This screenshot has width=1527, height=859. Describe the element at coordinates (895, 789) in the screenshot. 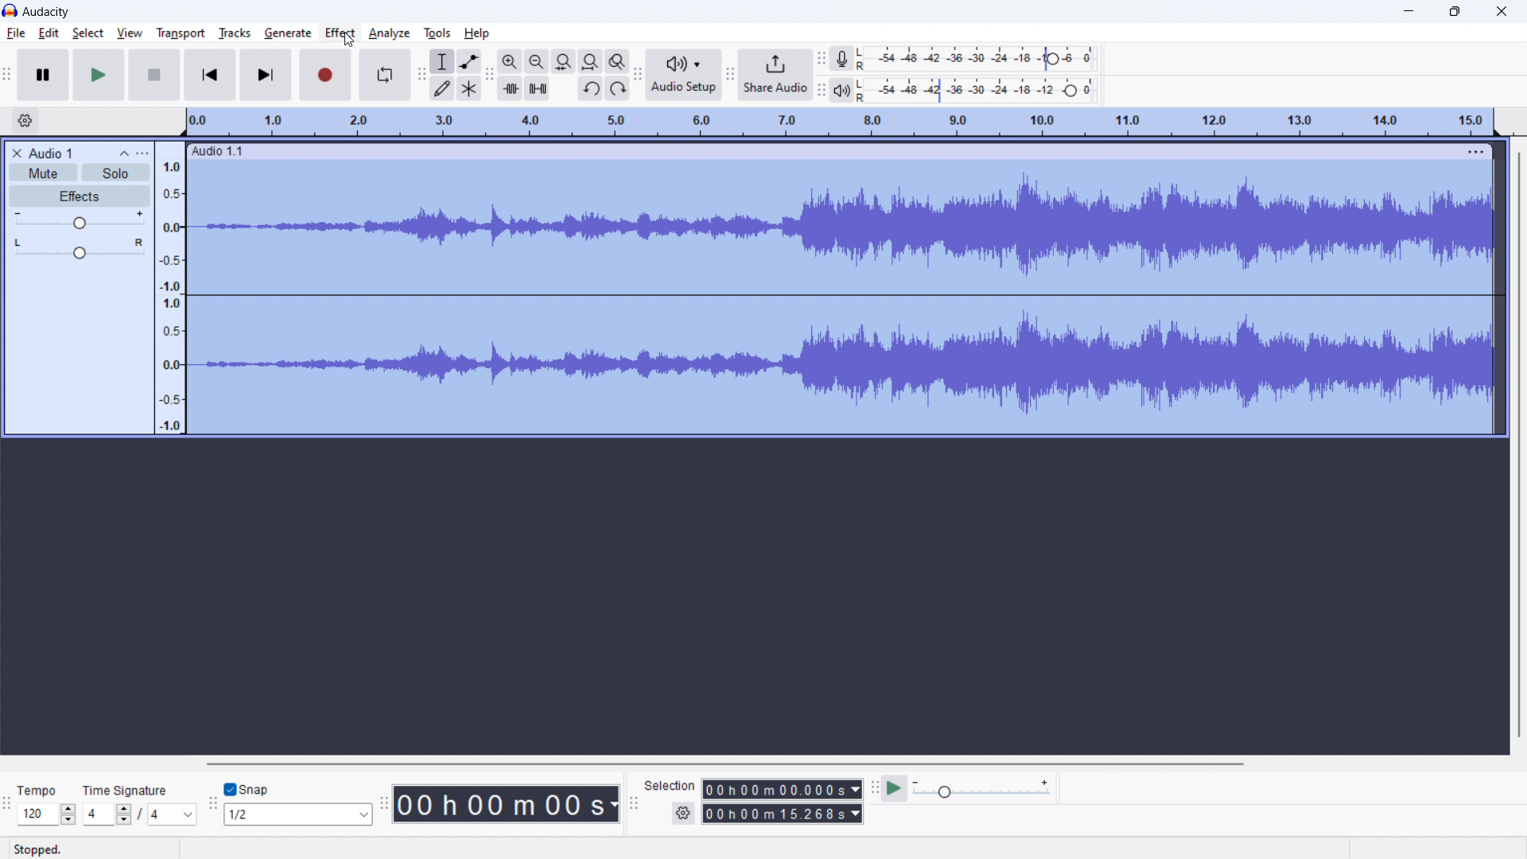

I see `play at speed` at that location.